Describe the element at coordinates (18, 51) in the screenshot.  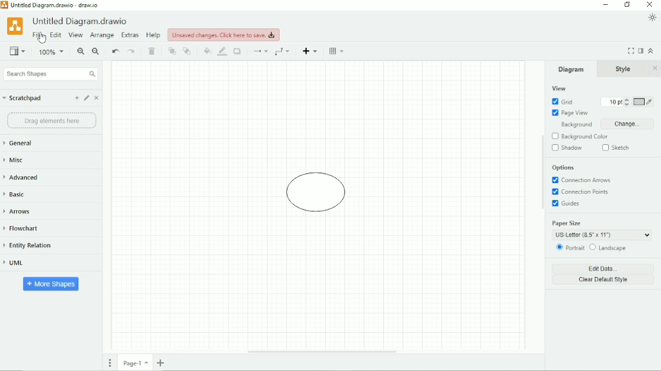
I see `View` at that location.